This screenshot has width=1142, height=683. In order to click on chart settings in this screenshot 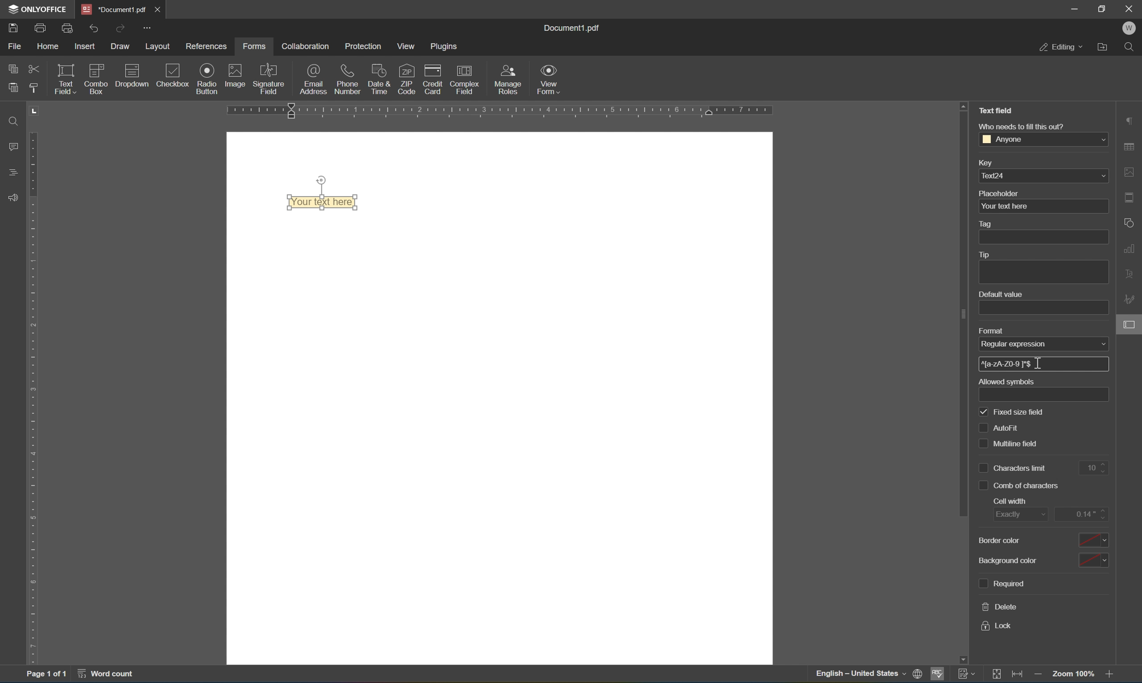, I will do `click(1130, 247)`.